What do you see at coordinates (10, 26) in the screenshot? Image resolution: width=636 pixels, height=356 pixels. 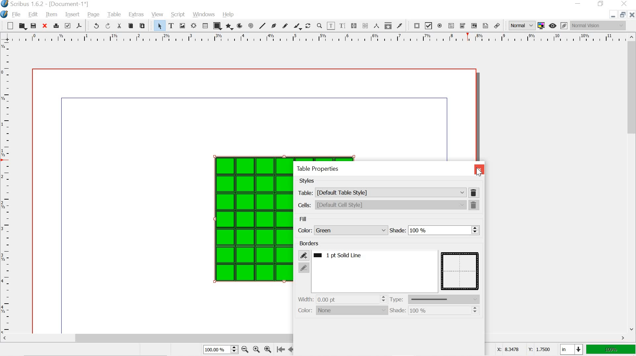 I see `new` at bounding box center [10, 26].